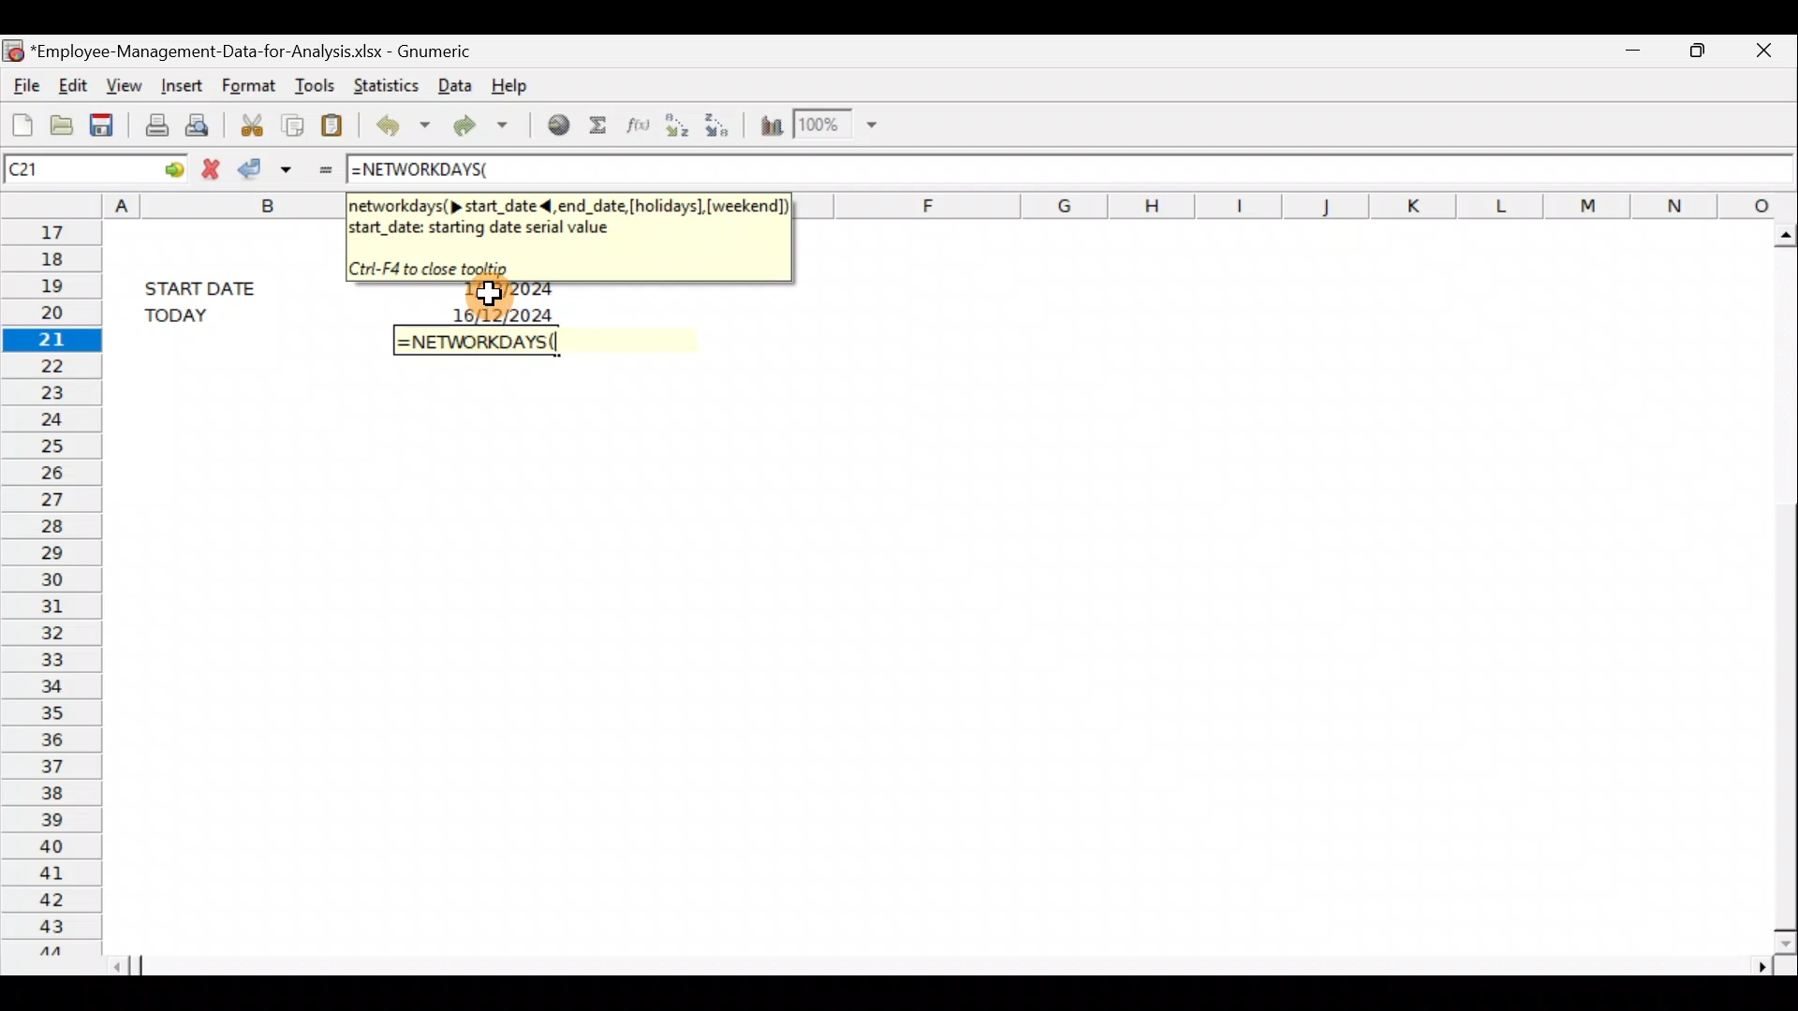 The width and height of the screenshot is (1798, 1011). What do you see at coordinates (567, 234) in the screenshot?
I see `networkworkdays(> start_date >,end_date, [holidays], [weekend],start_date: starting date serial value. Ctrl +F4 to close tooltip` at bounding box center [567, 234].